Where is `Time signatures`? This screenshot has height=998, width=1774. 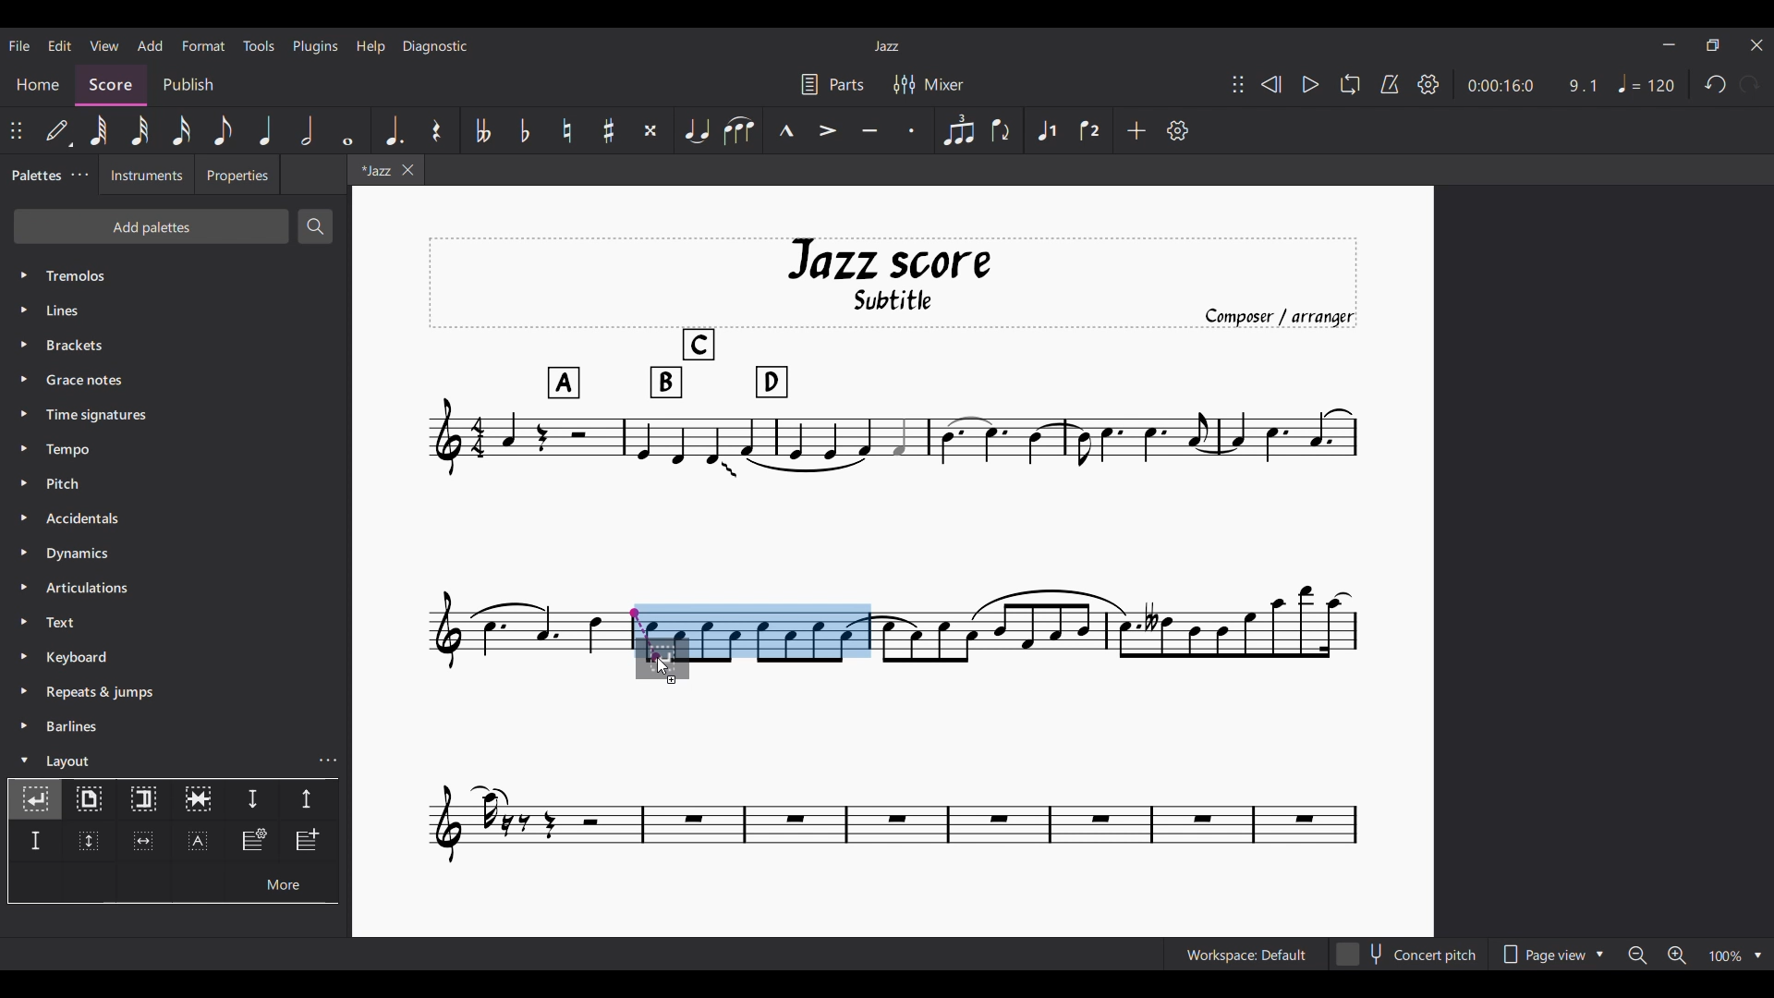
Time signatures is located at coordinates (176, 415).